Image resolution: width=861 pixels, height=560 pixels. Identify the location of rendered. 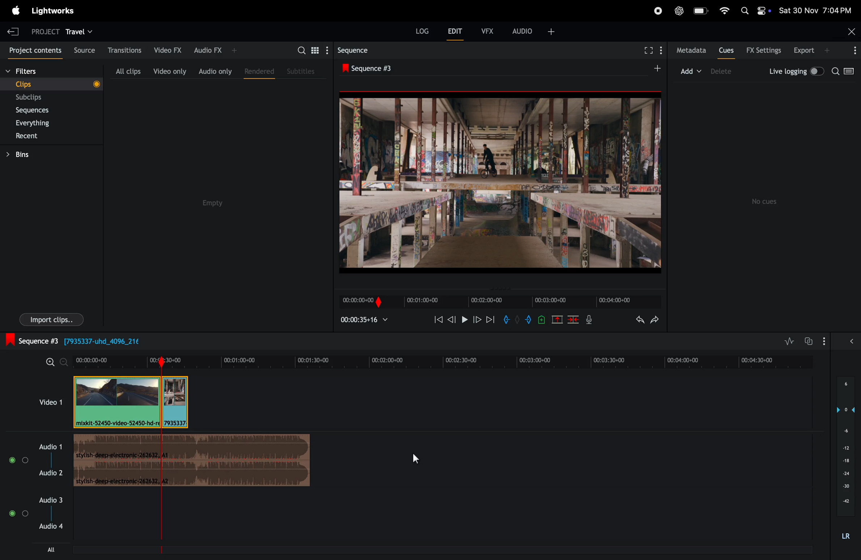
(256, 71).